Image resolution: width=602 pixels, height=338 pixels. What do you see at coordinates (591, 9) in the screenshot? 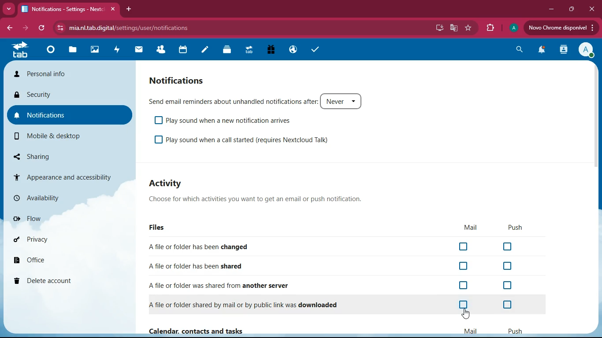
I see `close` at bounding box center [591, 9].